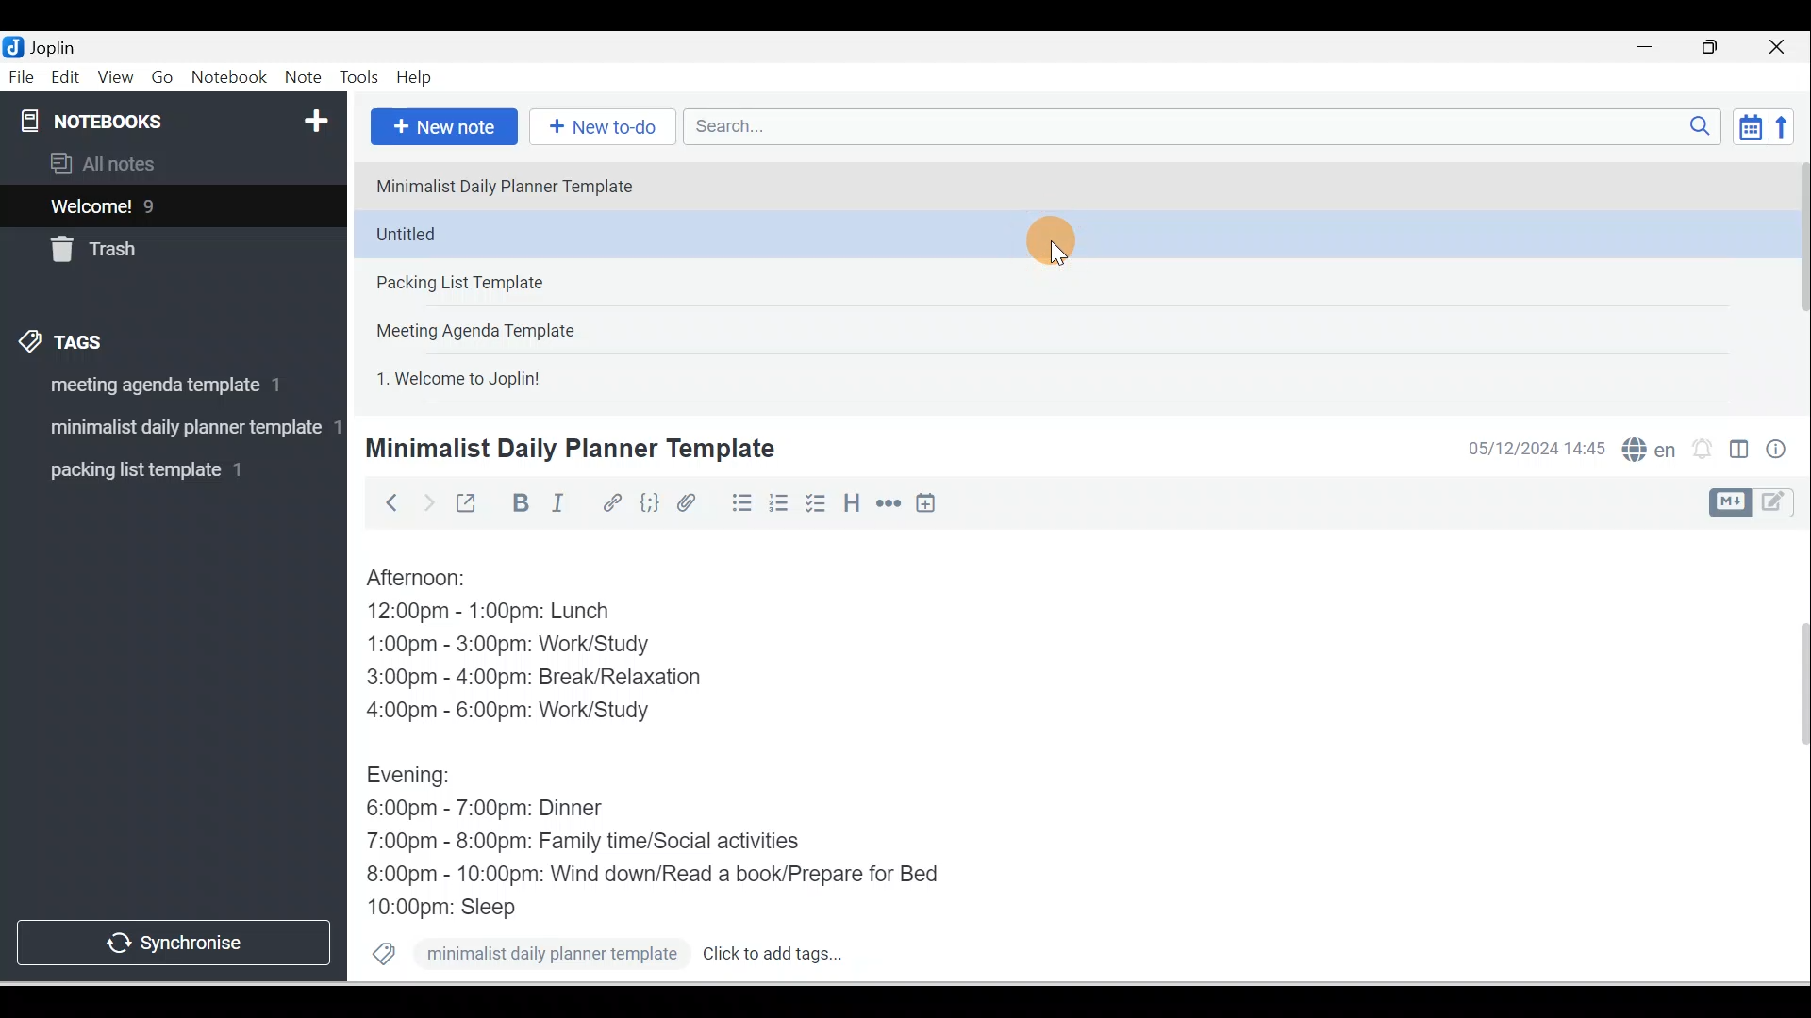  Describe the element at coordinates (499, 234) in the screenshot. I see `Note 2` at that location.